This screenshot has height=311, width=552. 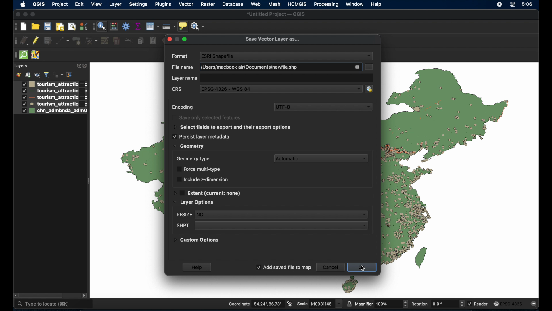 I want to click on expand, so click(x=78, y=66).